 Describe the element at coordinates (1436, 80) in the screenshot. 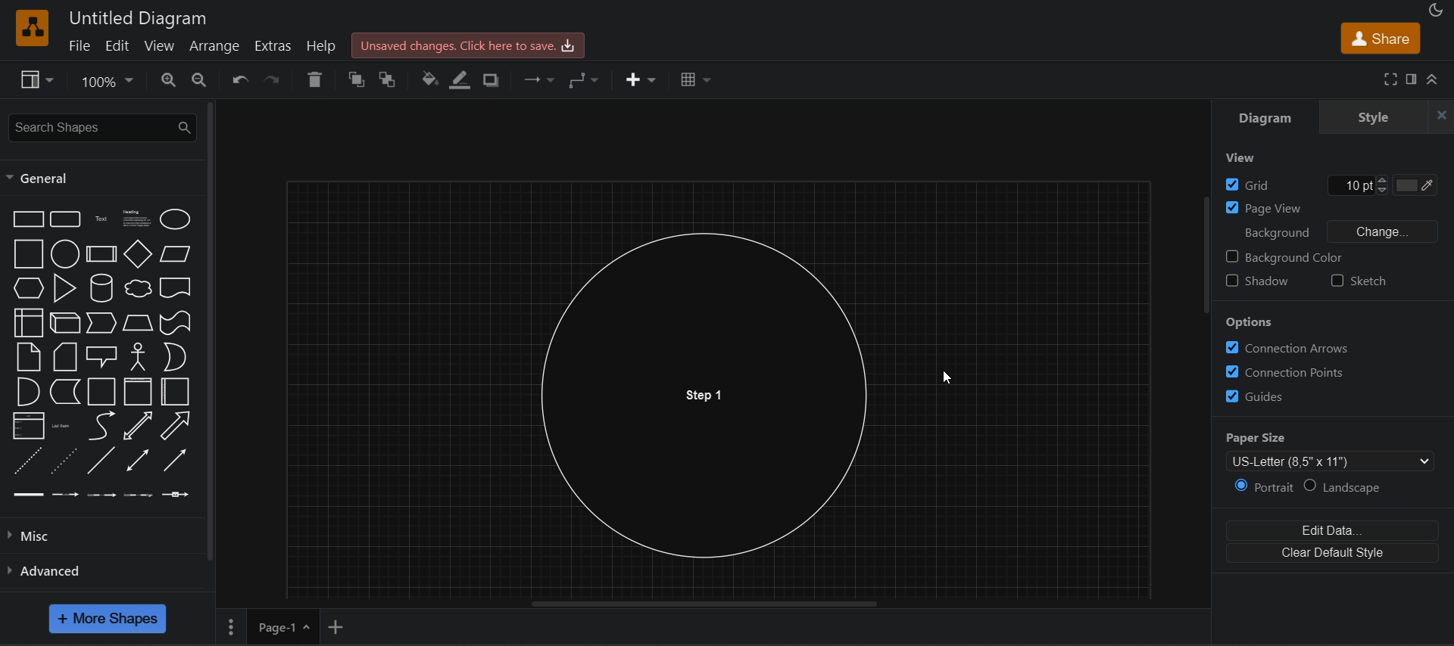

I see `collapase/expand` at that location.